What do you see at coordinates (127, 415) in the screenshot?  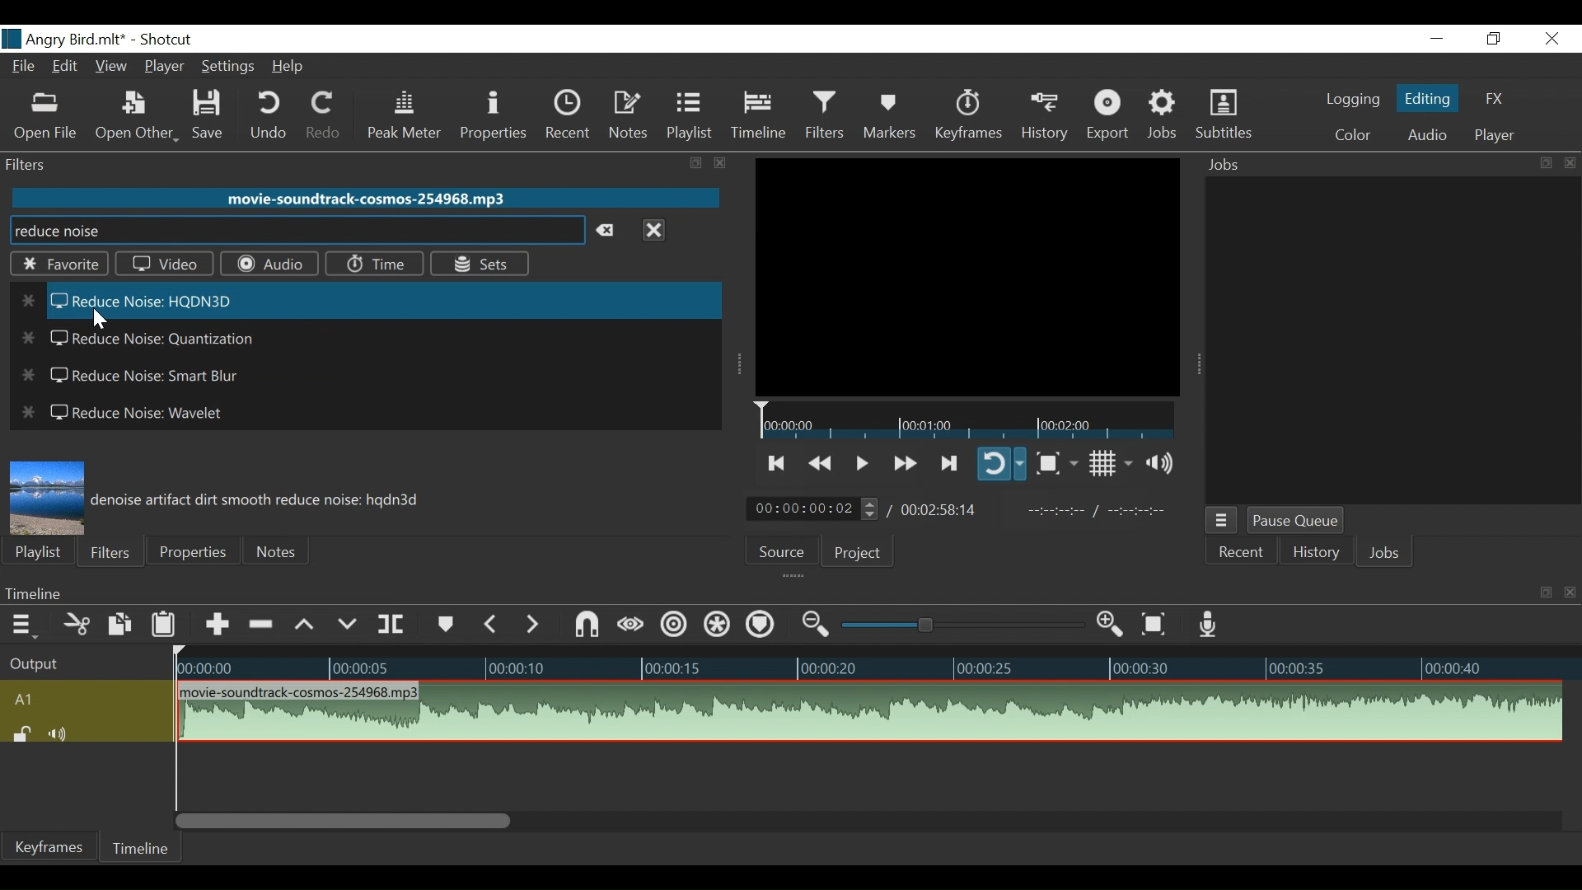 I see `Reduce Noise: Wavelet` at bounding box center [127, 415].